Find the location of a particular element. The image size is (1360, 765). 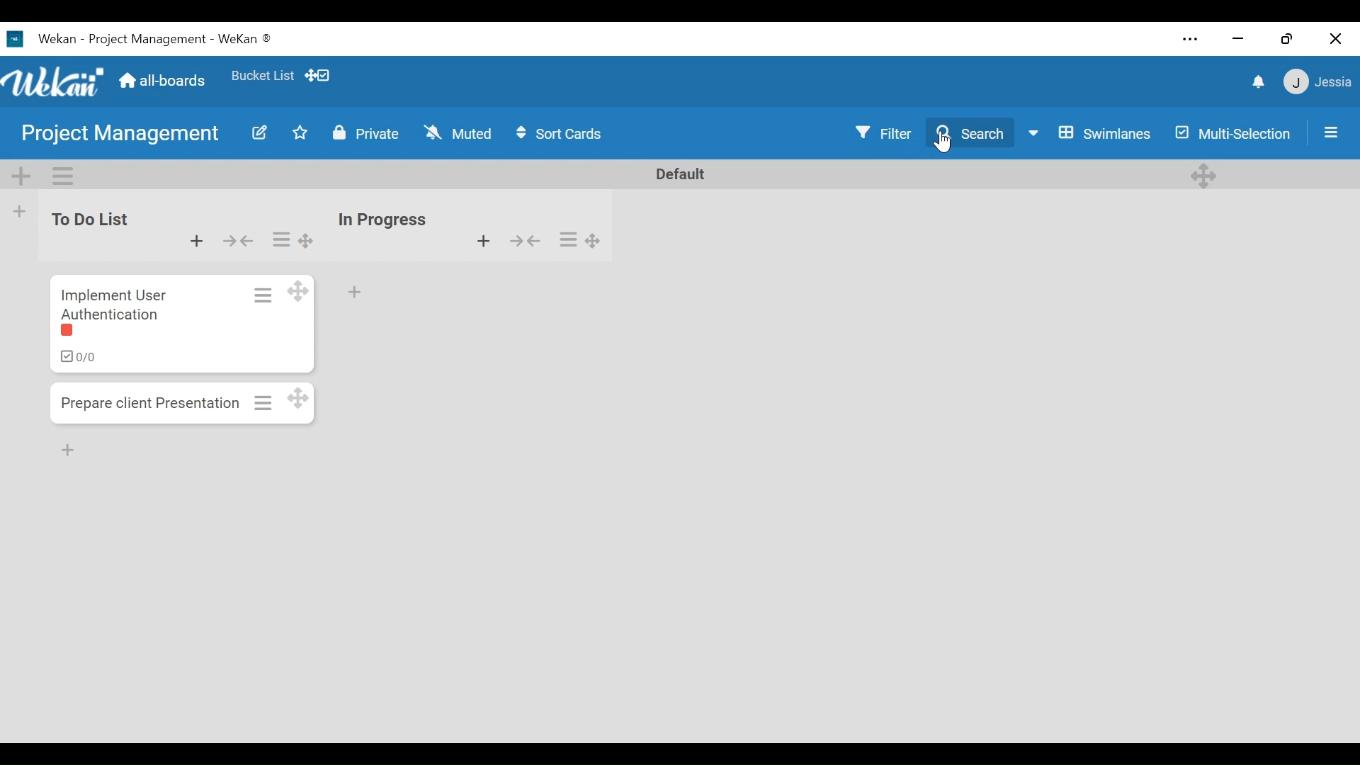

Card actions is located at coordinates (264, 402).